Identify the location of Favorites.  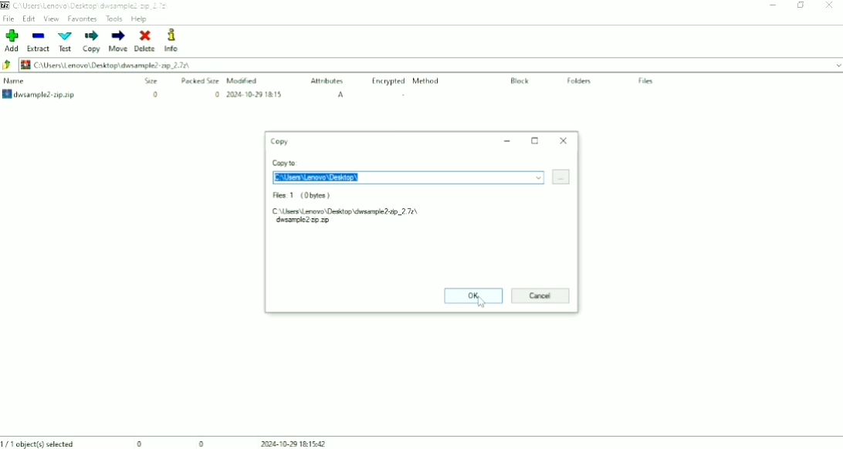
(83, 19).